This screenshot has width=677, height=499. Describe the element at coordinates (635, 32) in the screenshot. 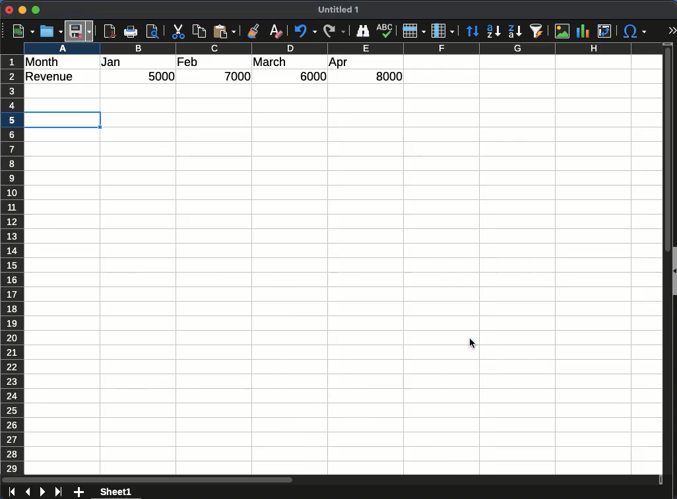

I see `special characters` at that location.